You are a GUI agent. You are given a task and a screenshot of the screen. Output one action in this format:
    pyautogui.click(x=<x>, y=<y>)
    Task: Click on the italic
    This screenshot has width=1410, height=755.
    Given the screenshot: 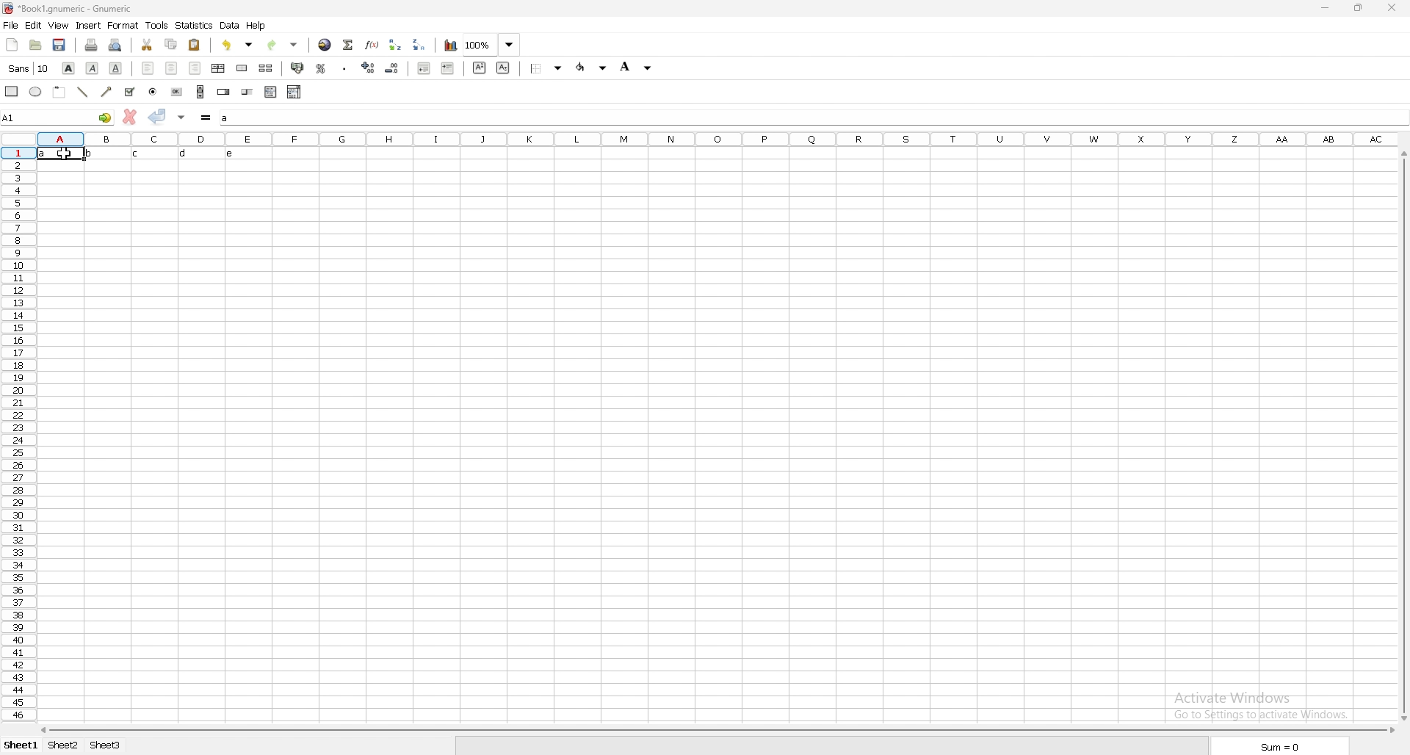 What is the action you would take?
    pyautogui.click(x=92, y=69)
    